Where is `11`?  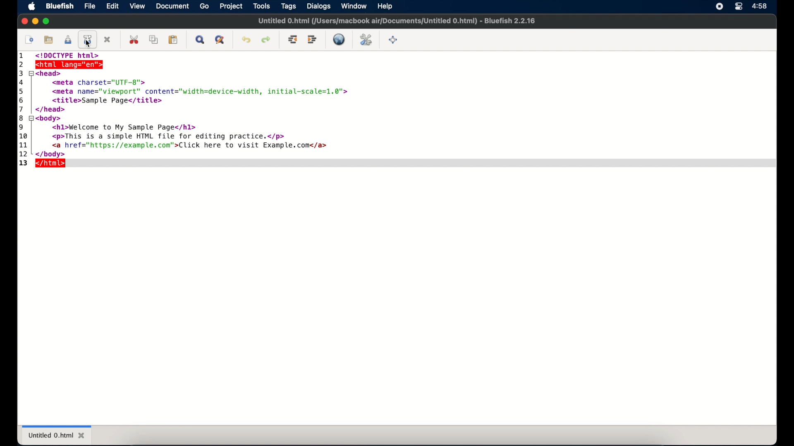
11 is located at coordinates (25, 145).